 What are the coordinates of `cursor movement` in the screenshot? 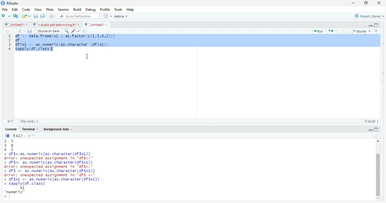 It's located at (88, 56).